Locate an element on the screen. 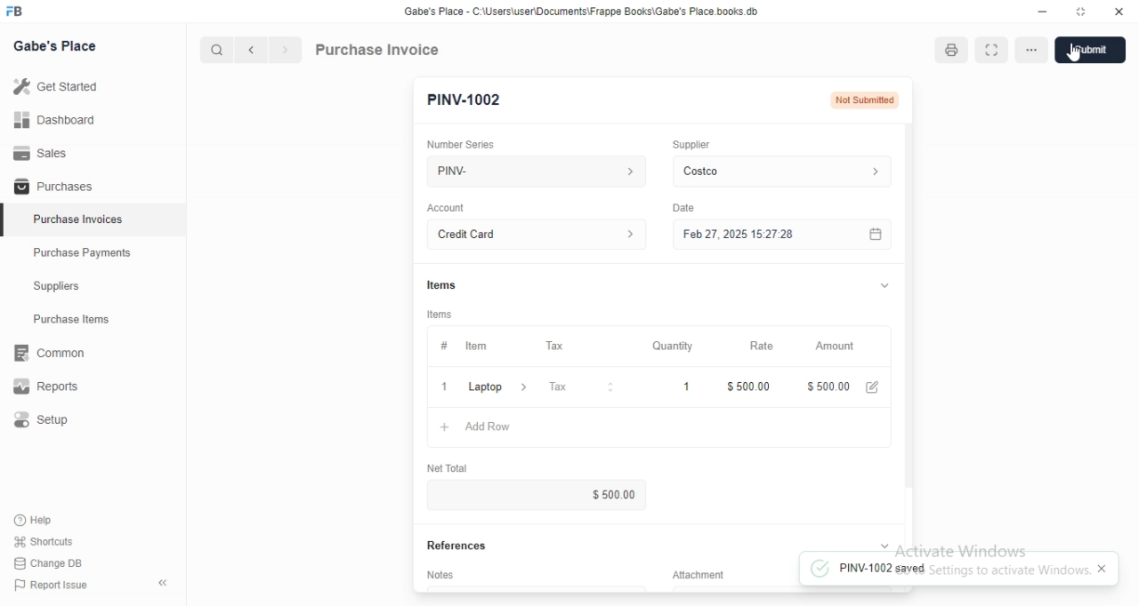 Image resolution: width=1139 pixels, height=606 pixels. Minimize is located at coordinates (1042, 12).